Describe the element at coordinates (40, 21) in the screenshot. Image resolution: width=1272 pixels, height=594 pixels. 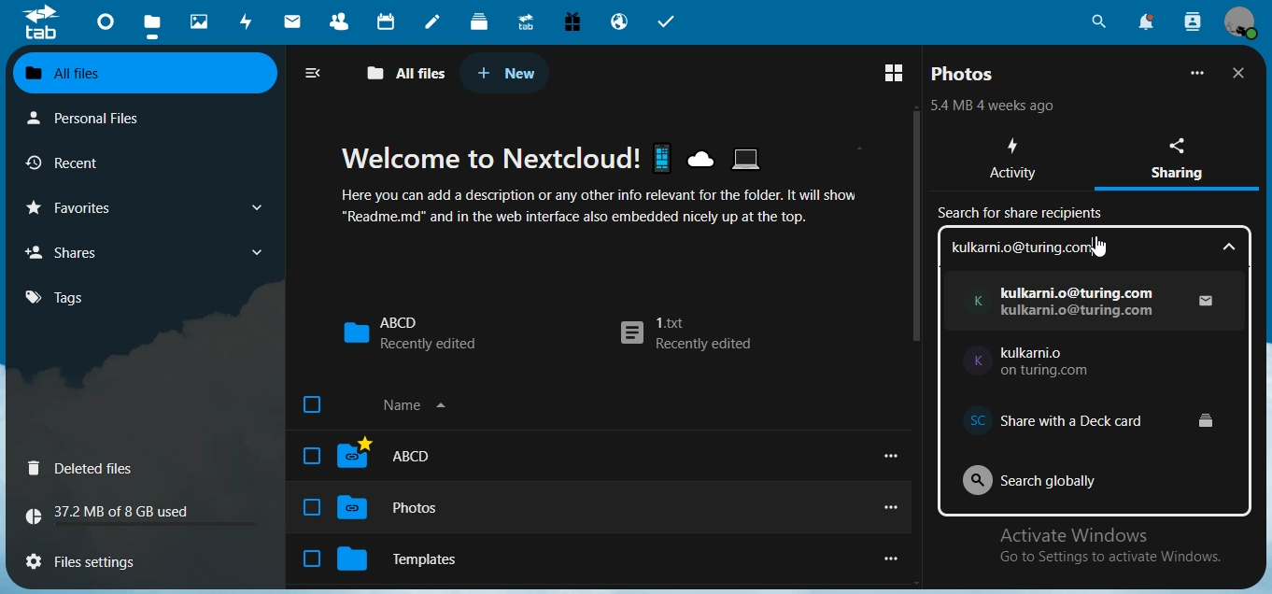
I see `icon` at that location.